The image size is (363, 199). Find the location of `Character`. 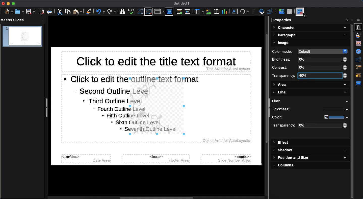

Character is located at coordinates (310, 28).